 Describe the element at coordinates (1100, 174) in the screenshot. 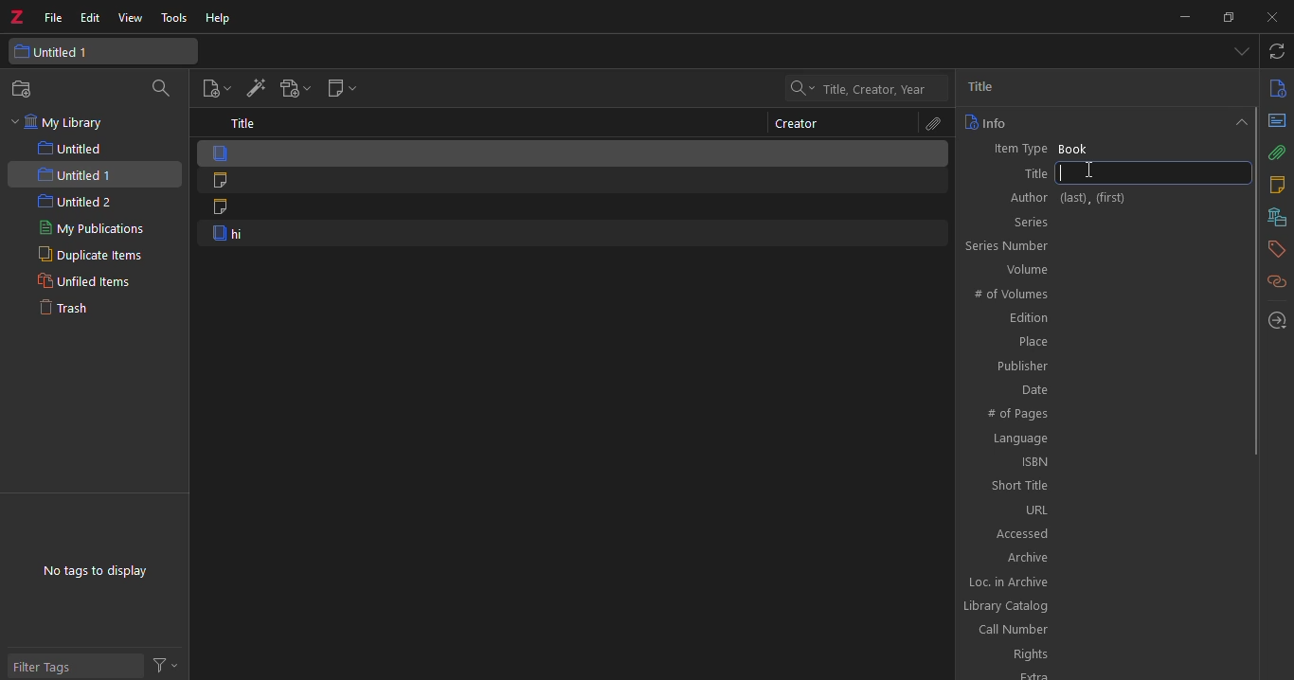

I see `Title` at that location.